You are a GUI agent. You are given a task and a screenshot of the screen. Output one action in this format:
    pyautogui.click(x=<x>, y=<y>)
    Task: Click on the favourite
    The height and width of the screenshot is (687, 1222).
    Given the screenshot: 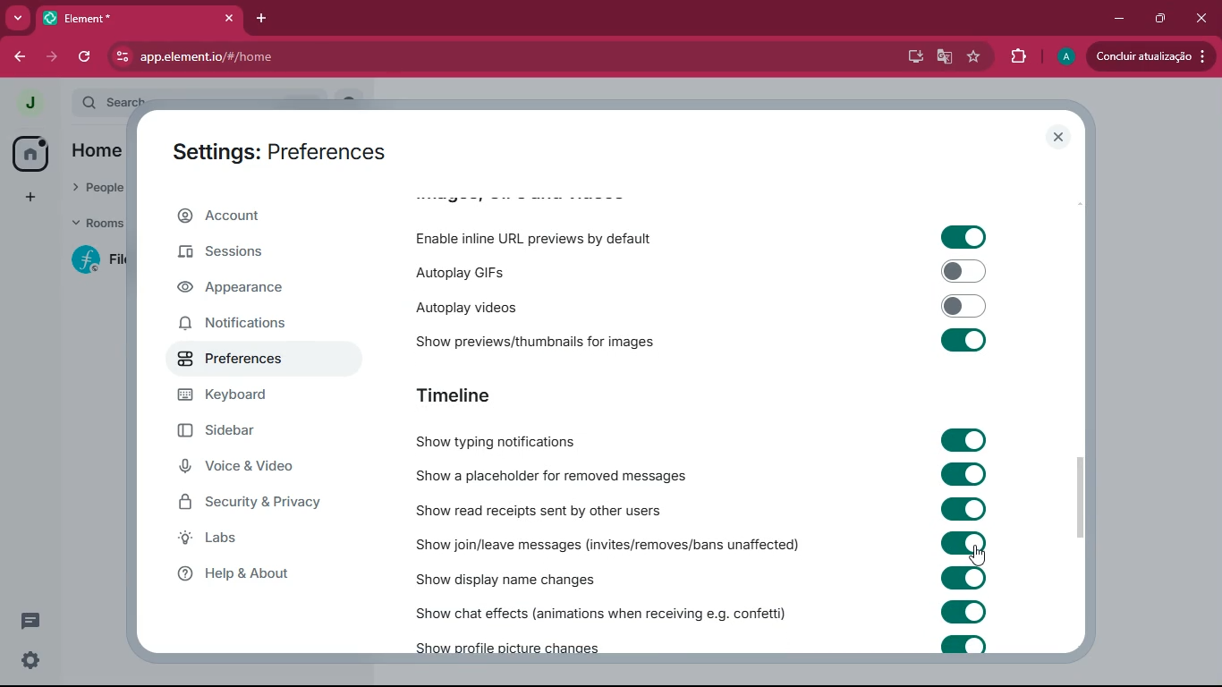 What is the action you would take?
    pyautogui.click(x=976, y=60)
    